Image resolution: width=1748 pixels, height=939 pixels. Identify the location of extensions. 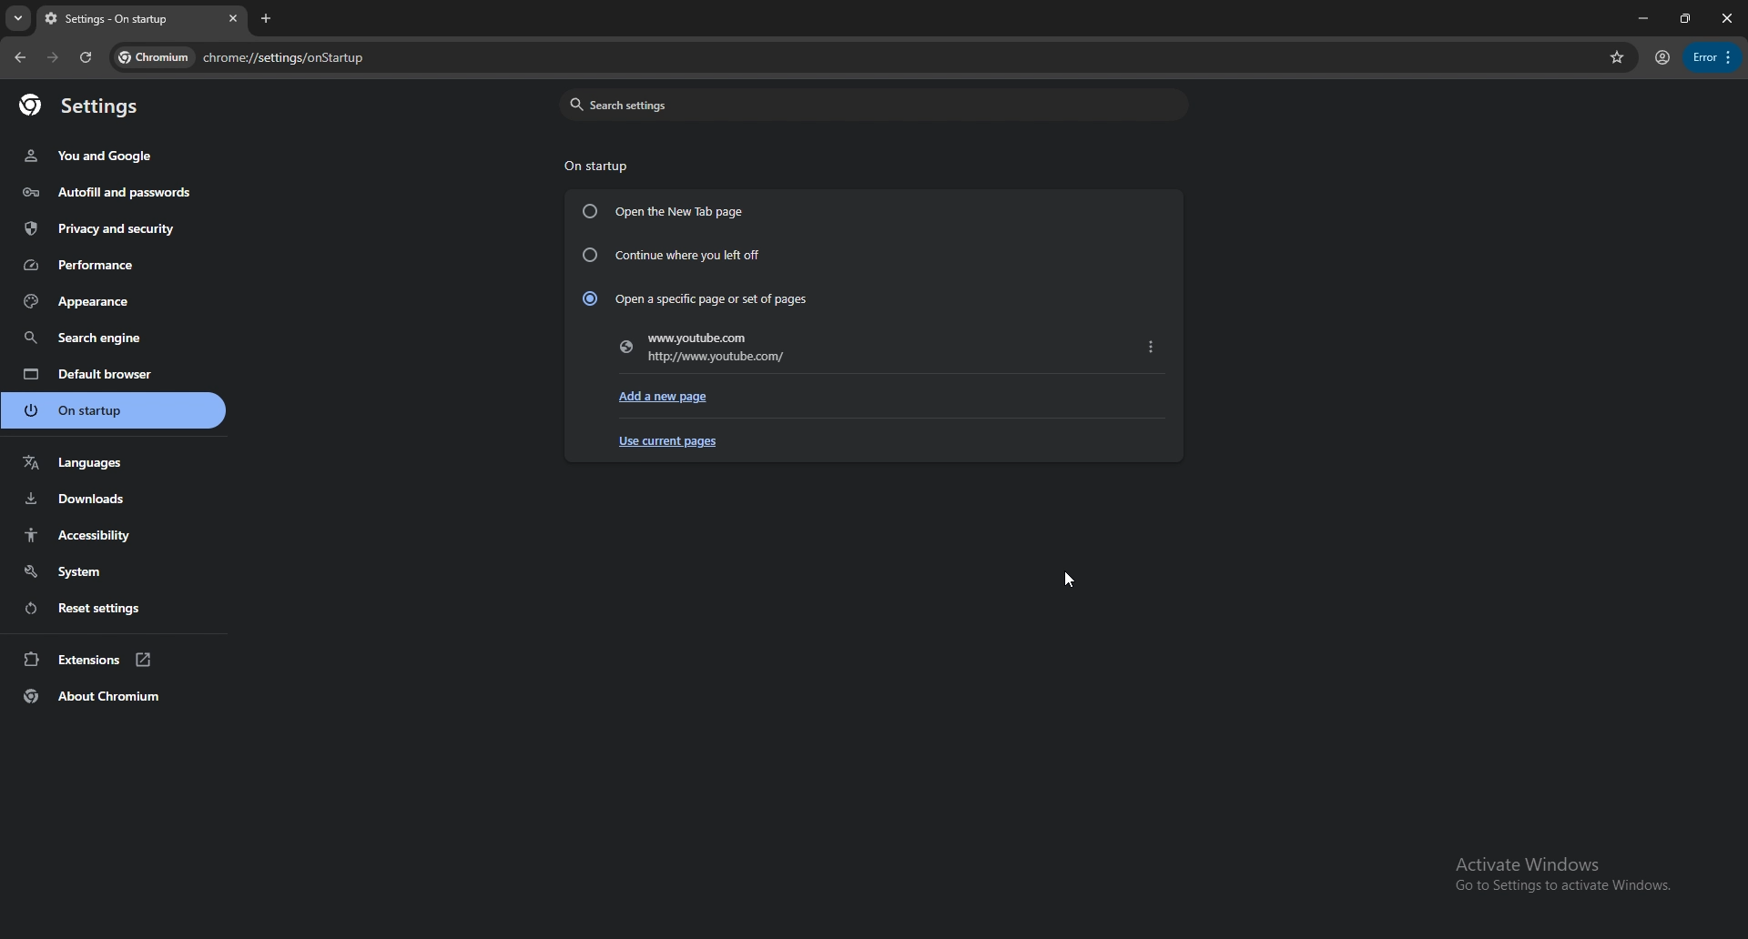
(115, 659).